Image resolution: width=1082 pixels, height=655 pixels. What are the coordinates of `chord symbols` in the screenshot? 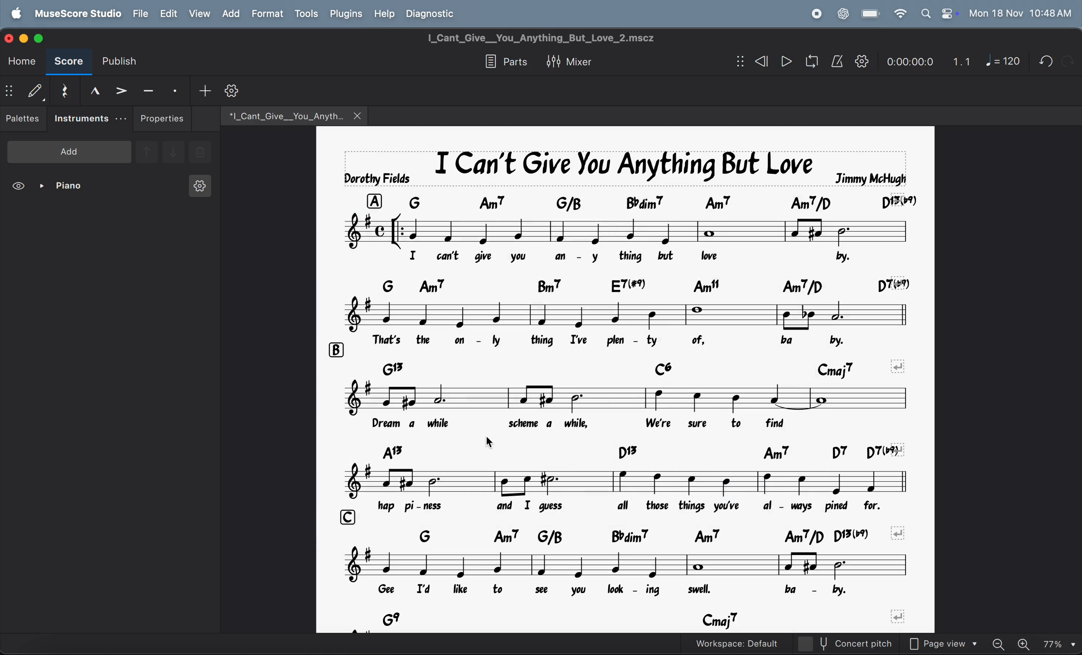 It's located at (646, 534).